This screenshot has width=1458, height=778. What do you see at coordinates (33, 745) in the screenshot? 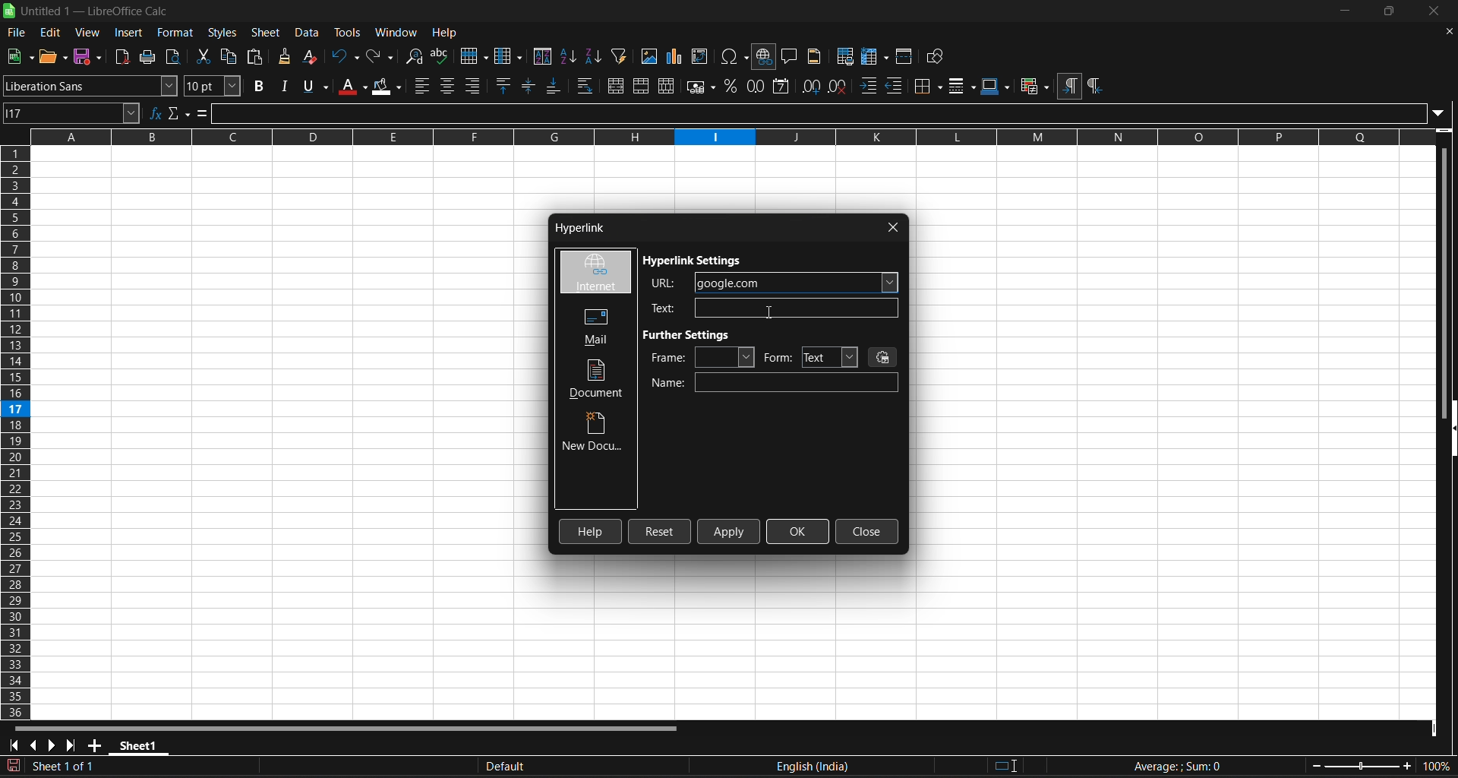
I see `scroll to previous sheet` at bounding box center [33, 745].